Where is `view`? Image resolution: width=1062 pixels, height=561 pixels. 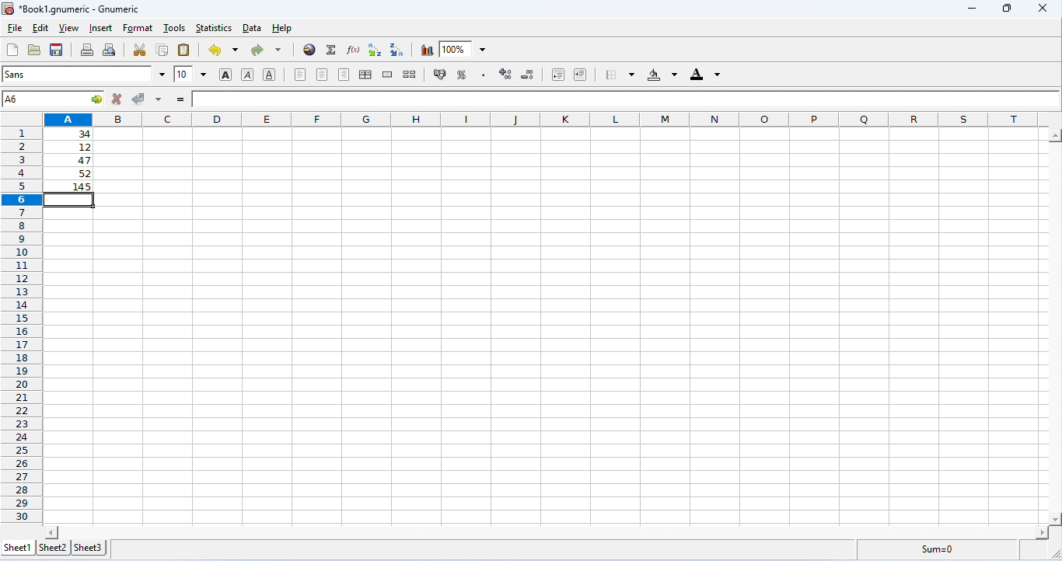
view is located at coordinates (69, 29).